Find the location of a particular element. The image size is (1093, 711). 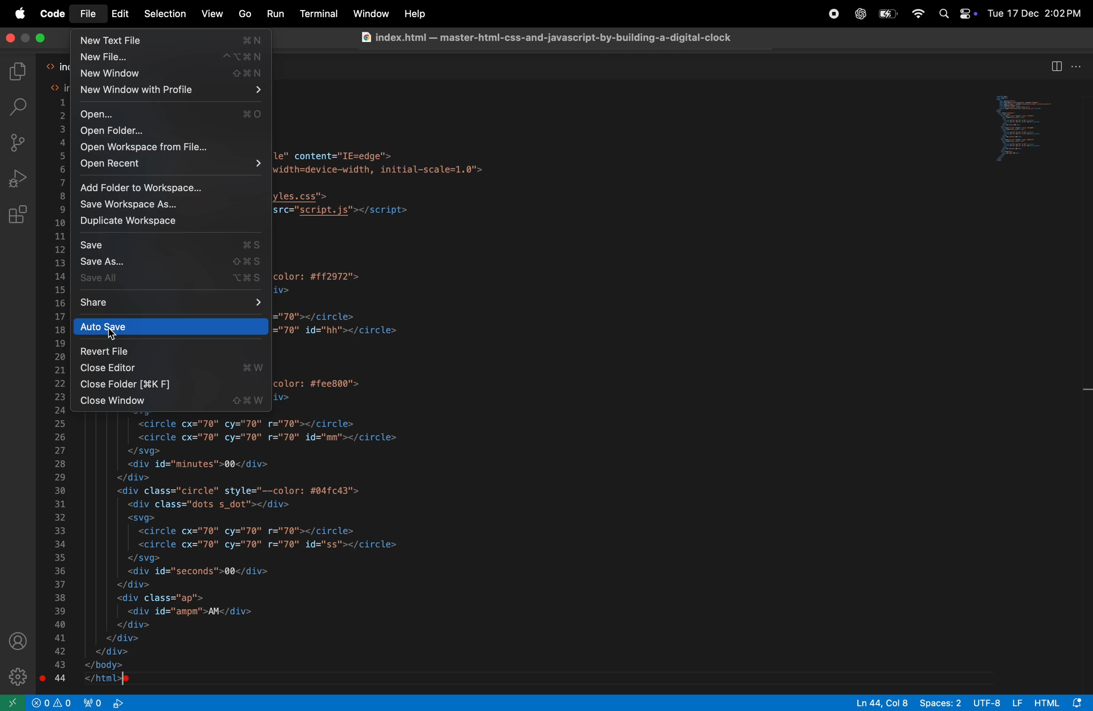

explorer is located at coordinates (22, 69).